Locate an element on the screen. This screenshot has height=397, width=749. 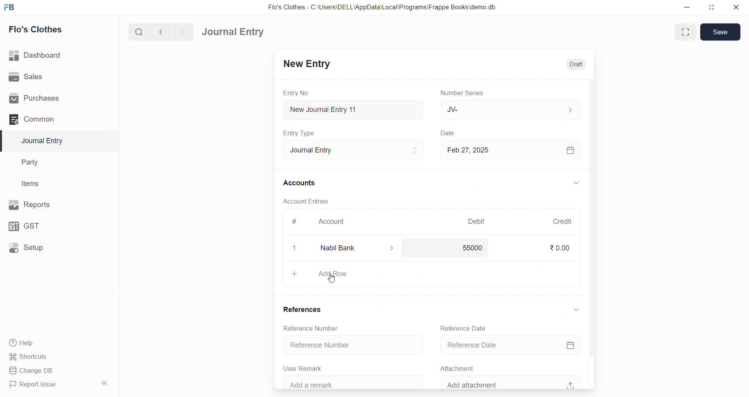
VERTICAL SCROLL BAR is located at coordinates (591, 234).